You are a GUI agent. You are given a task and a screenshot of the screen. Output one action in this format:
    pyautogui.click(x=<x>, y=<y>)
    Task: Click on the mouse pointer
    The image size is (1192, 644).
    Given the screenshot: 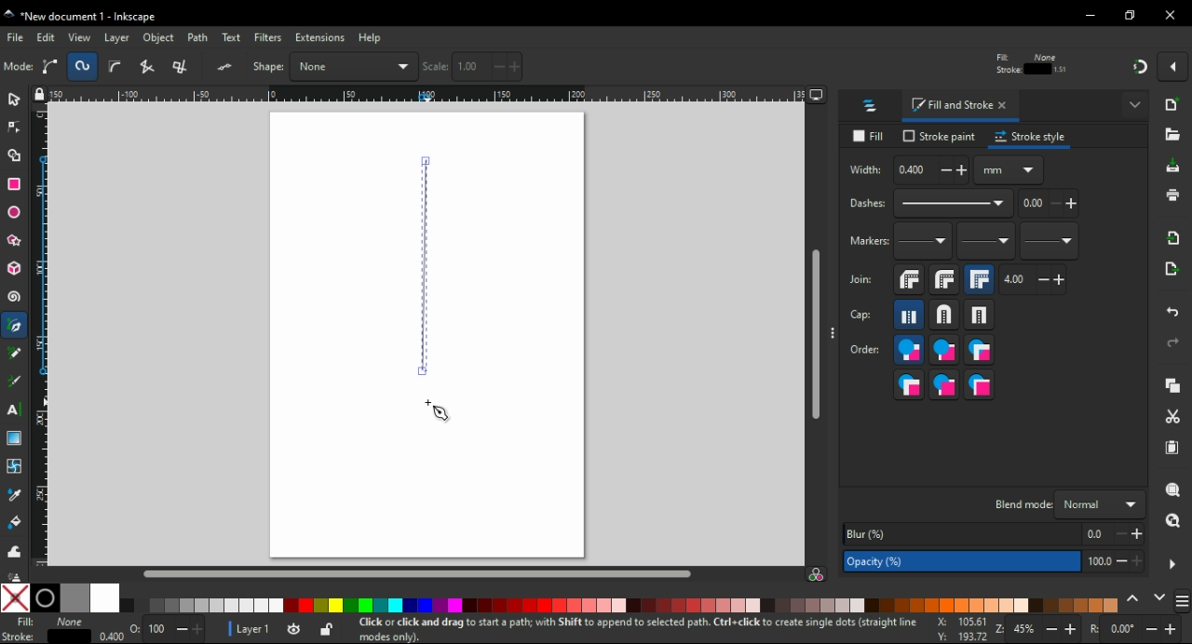 What is the action you would take?
    pyautogui.click(x=440, y=412)
    